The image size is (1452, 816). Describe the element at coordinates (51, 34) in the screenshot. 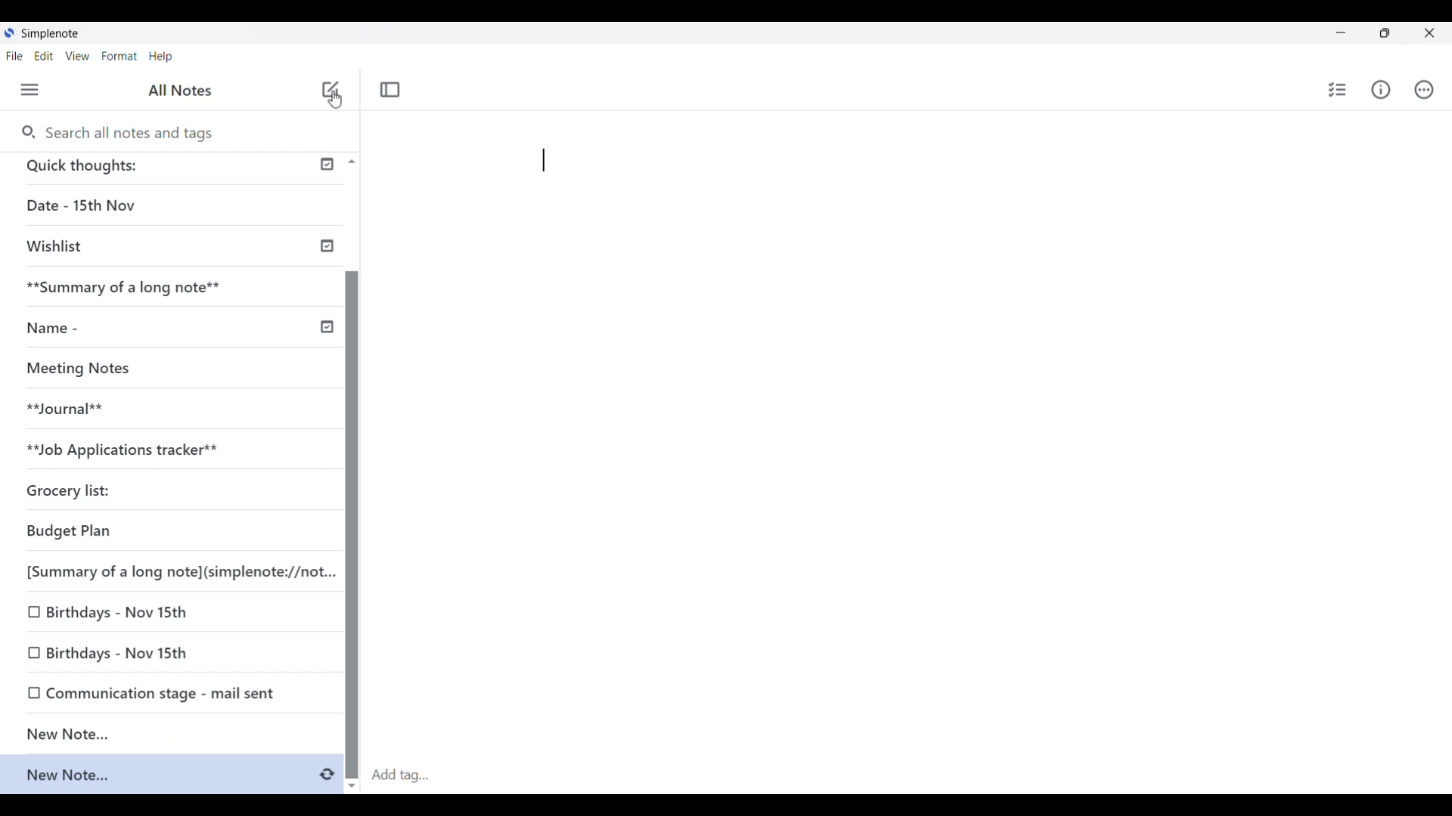

I see `Software name` at that location.